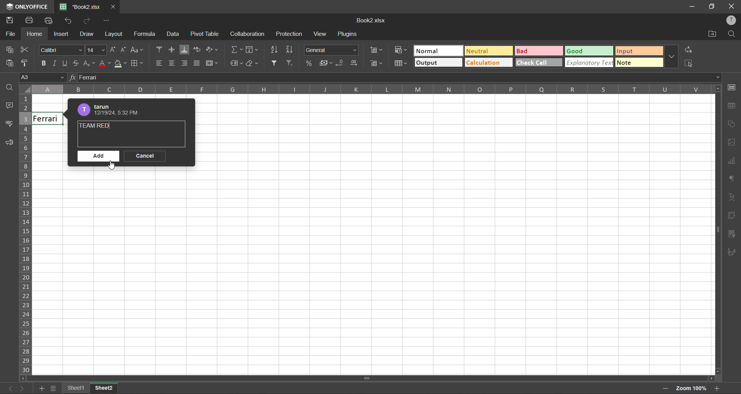  I want to click on quick print, so click(47, 20).